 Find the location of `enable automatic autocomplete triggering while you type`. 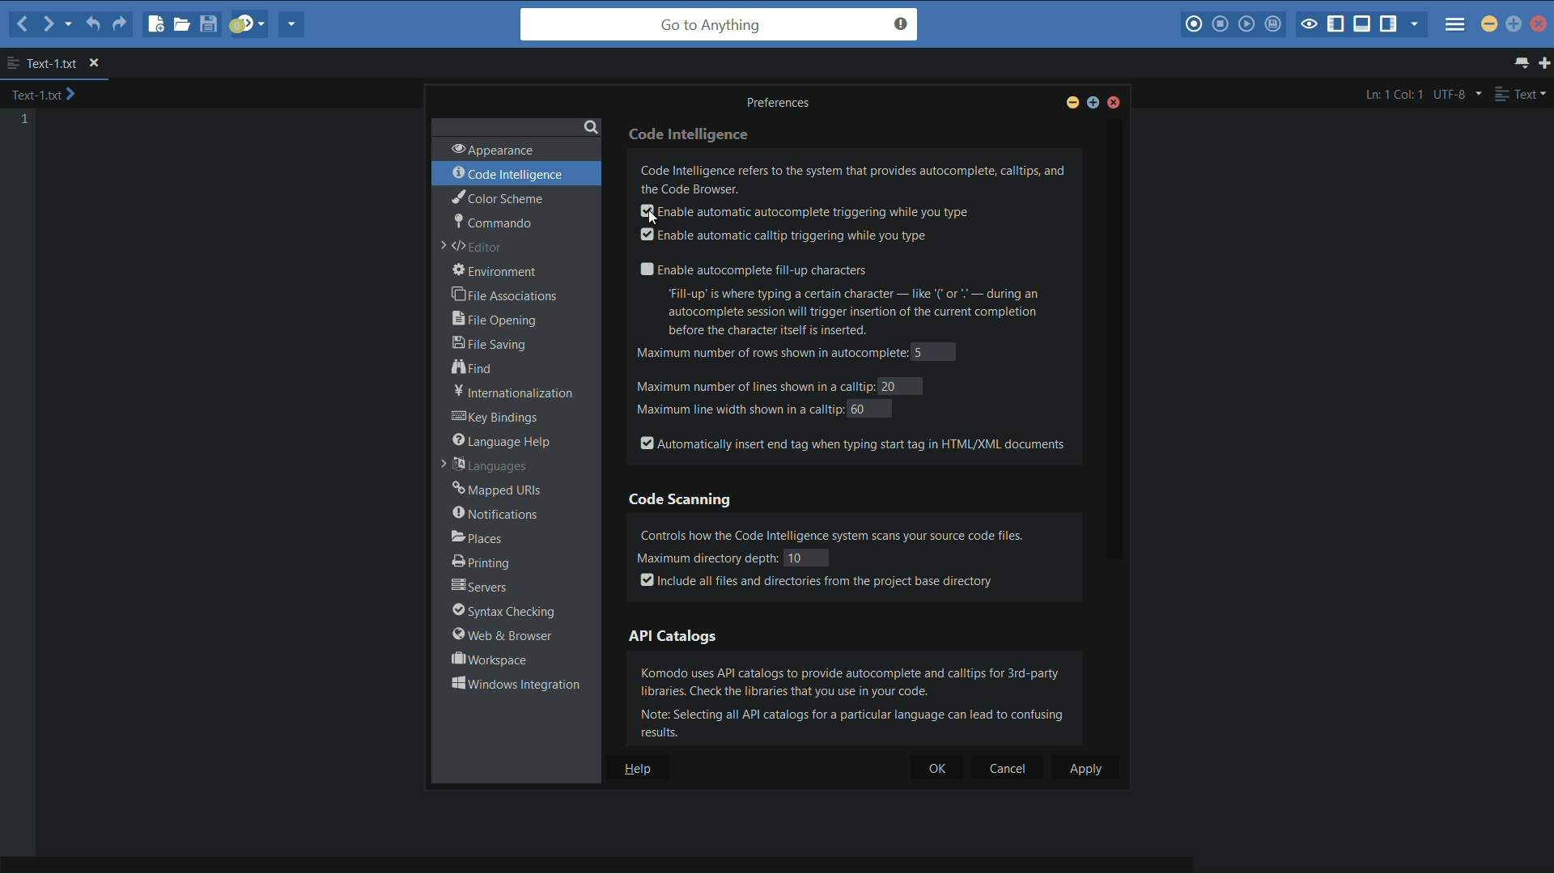

enable automatic autocomplete triggering while you type is located at coordinates (803, 212).